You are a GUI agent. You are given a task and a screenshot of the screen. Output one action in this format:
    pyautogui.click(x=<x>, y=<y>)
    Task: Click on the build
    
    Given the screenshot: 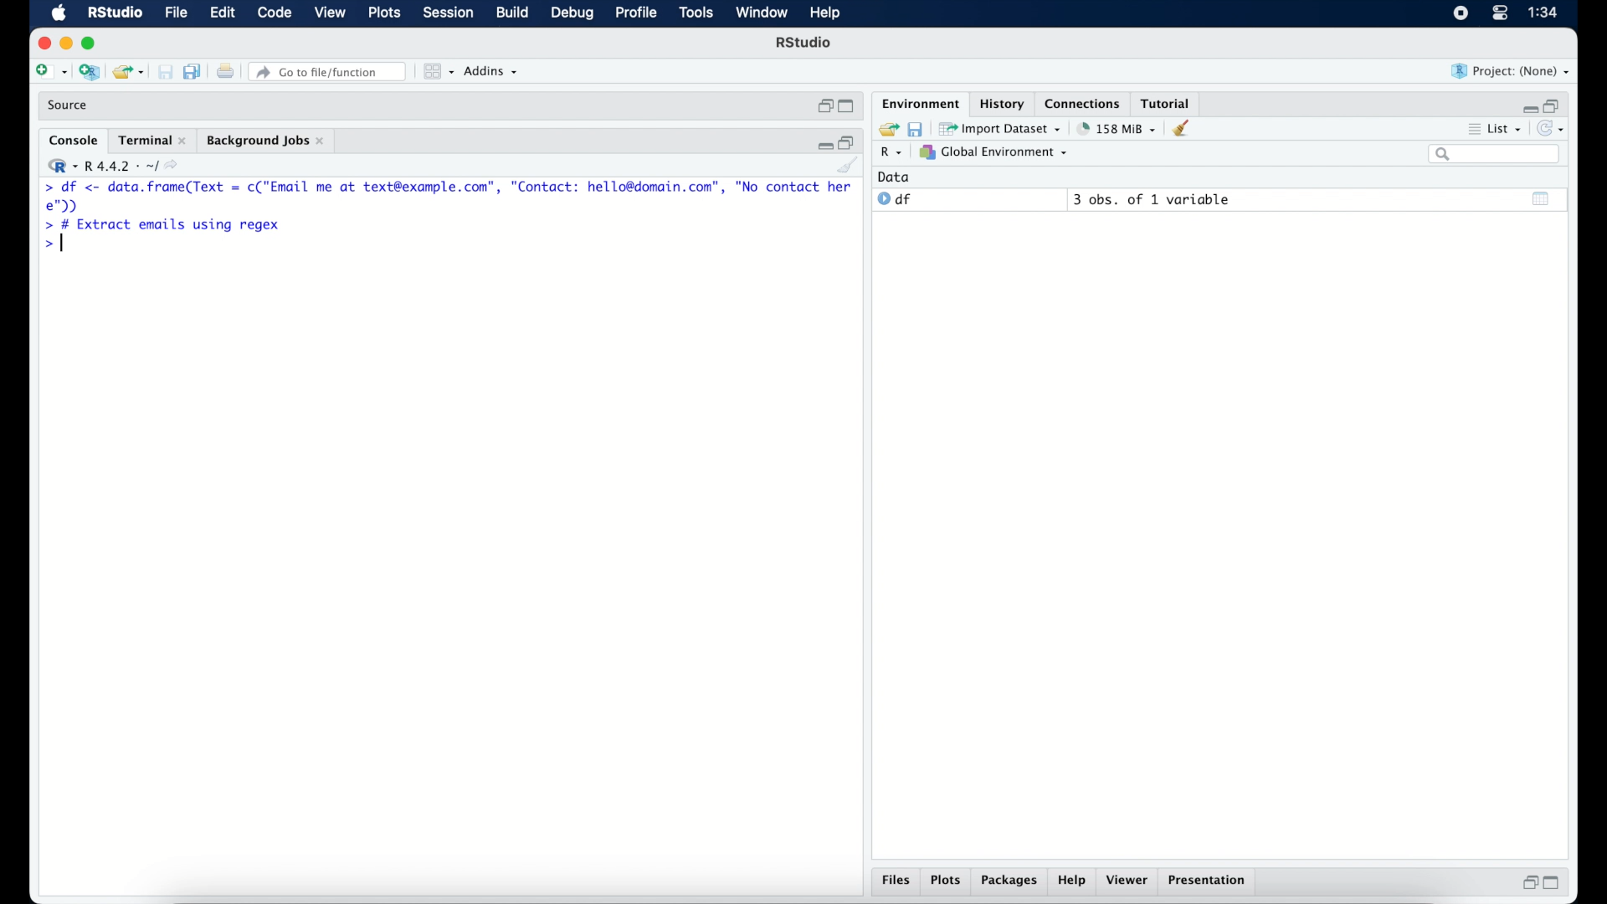 What is the action you would take?
    pyautogui.click(x=513, y=13)
    